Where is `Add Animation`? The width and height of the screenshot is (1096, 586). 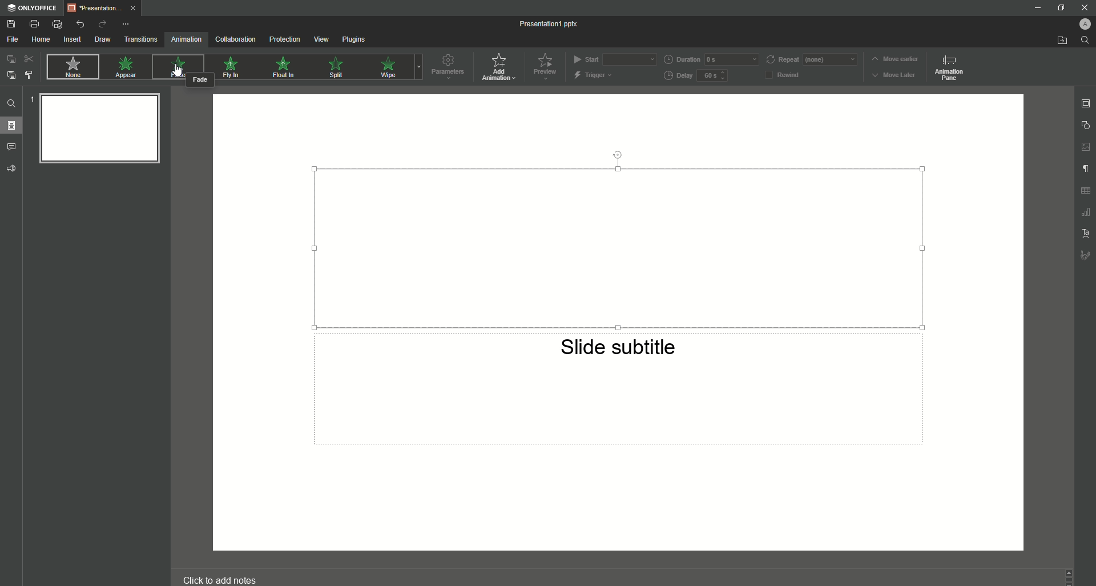 Add Animation is located at coordinates (501, 67).